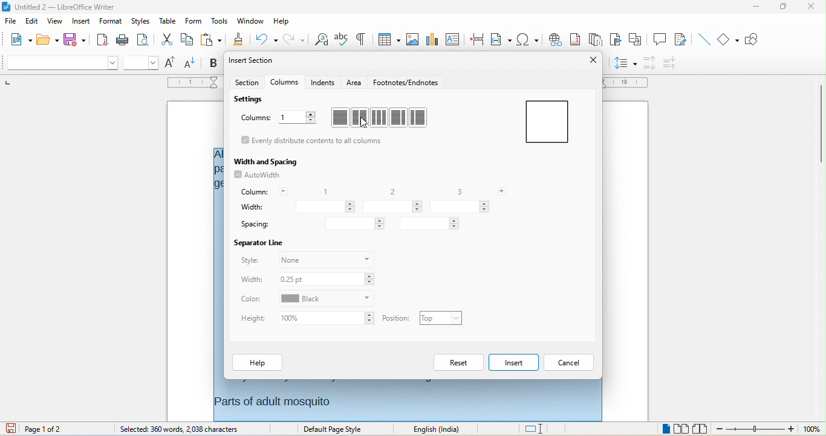 Image resolution: width=826 pixels, height=436 pixels. Describe the element at coordinates (441, 318) in the screenshot. I see `set position` at that location.